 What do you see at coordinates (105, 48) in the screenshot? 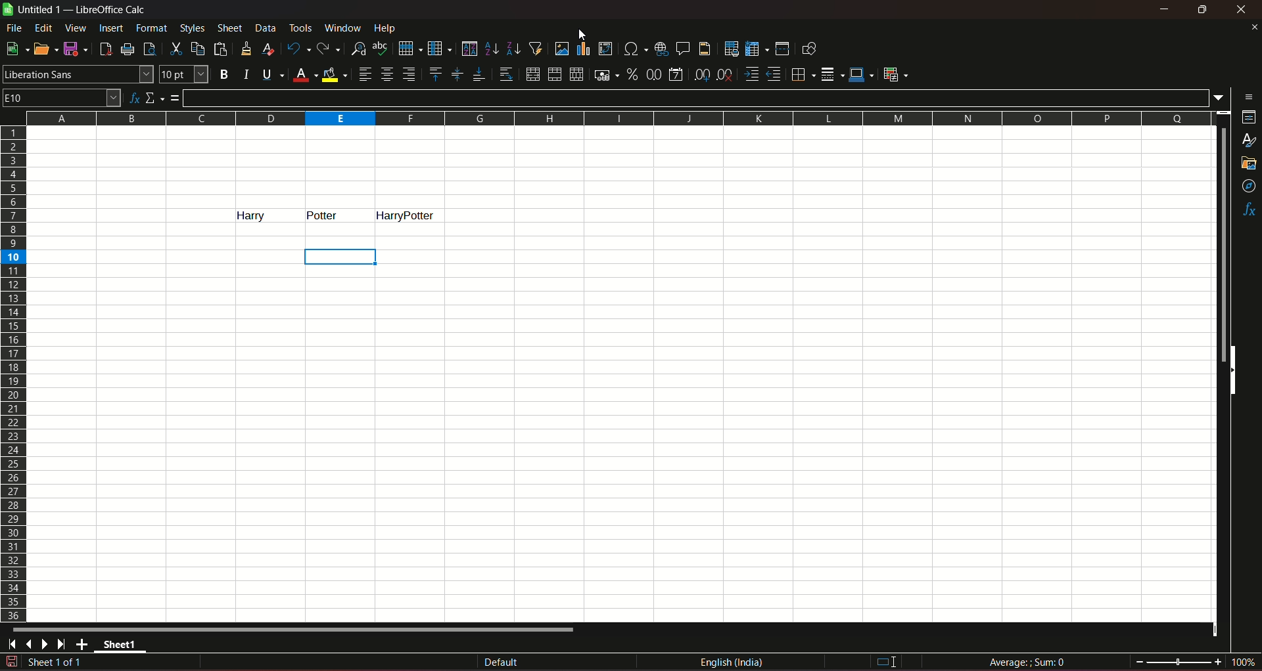
I see `export directly as PDF` at bounding box center [105, 48].